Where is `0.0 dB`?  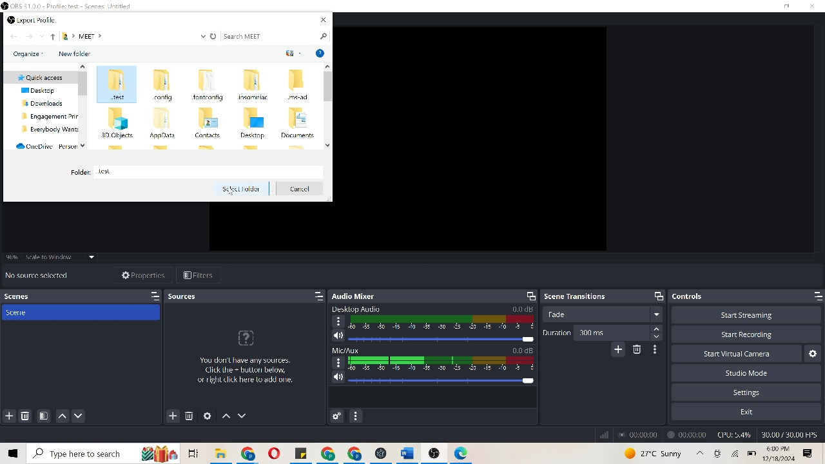
0.0 dB is located at coordinates (521, 308).